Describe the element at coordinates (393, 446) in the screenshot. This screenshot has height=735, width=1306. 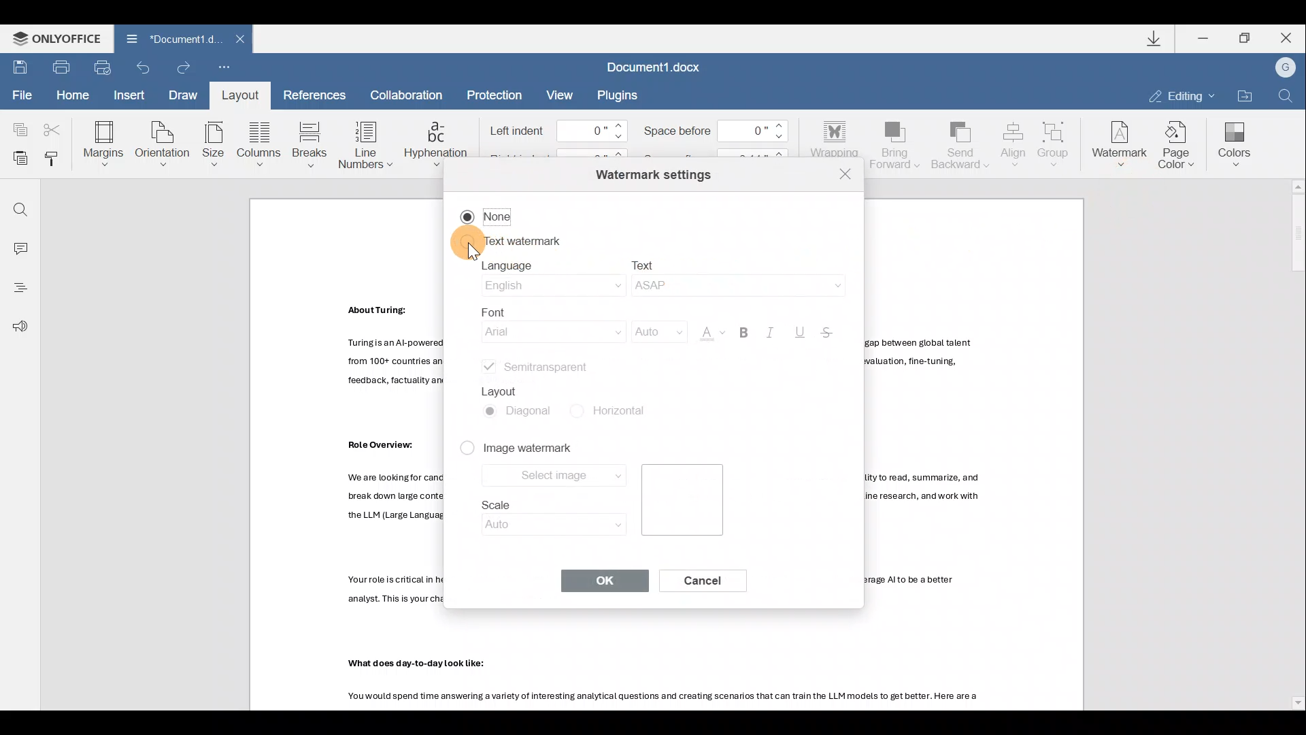
I see `` at that location.